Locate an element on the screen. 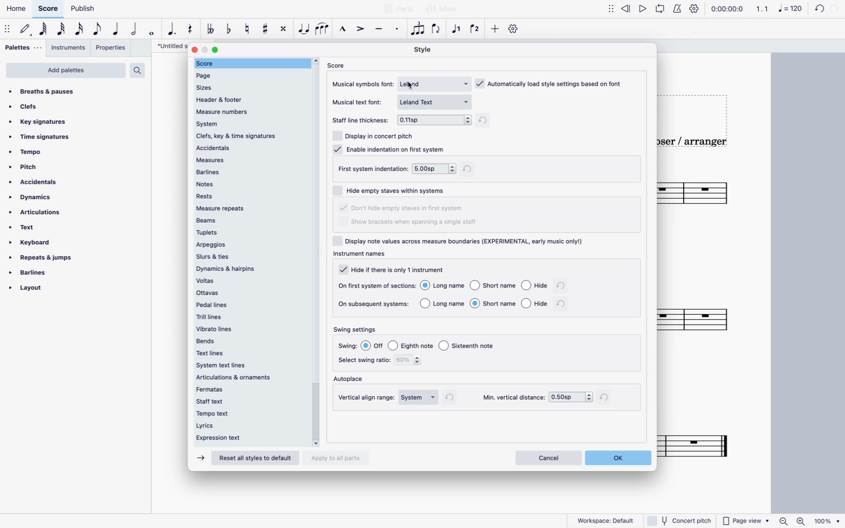 Image resolution: width=845 pixels, height=528 pixels. show brackets is located at coordinates (414, 223).